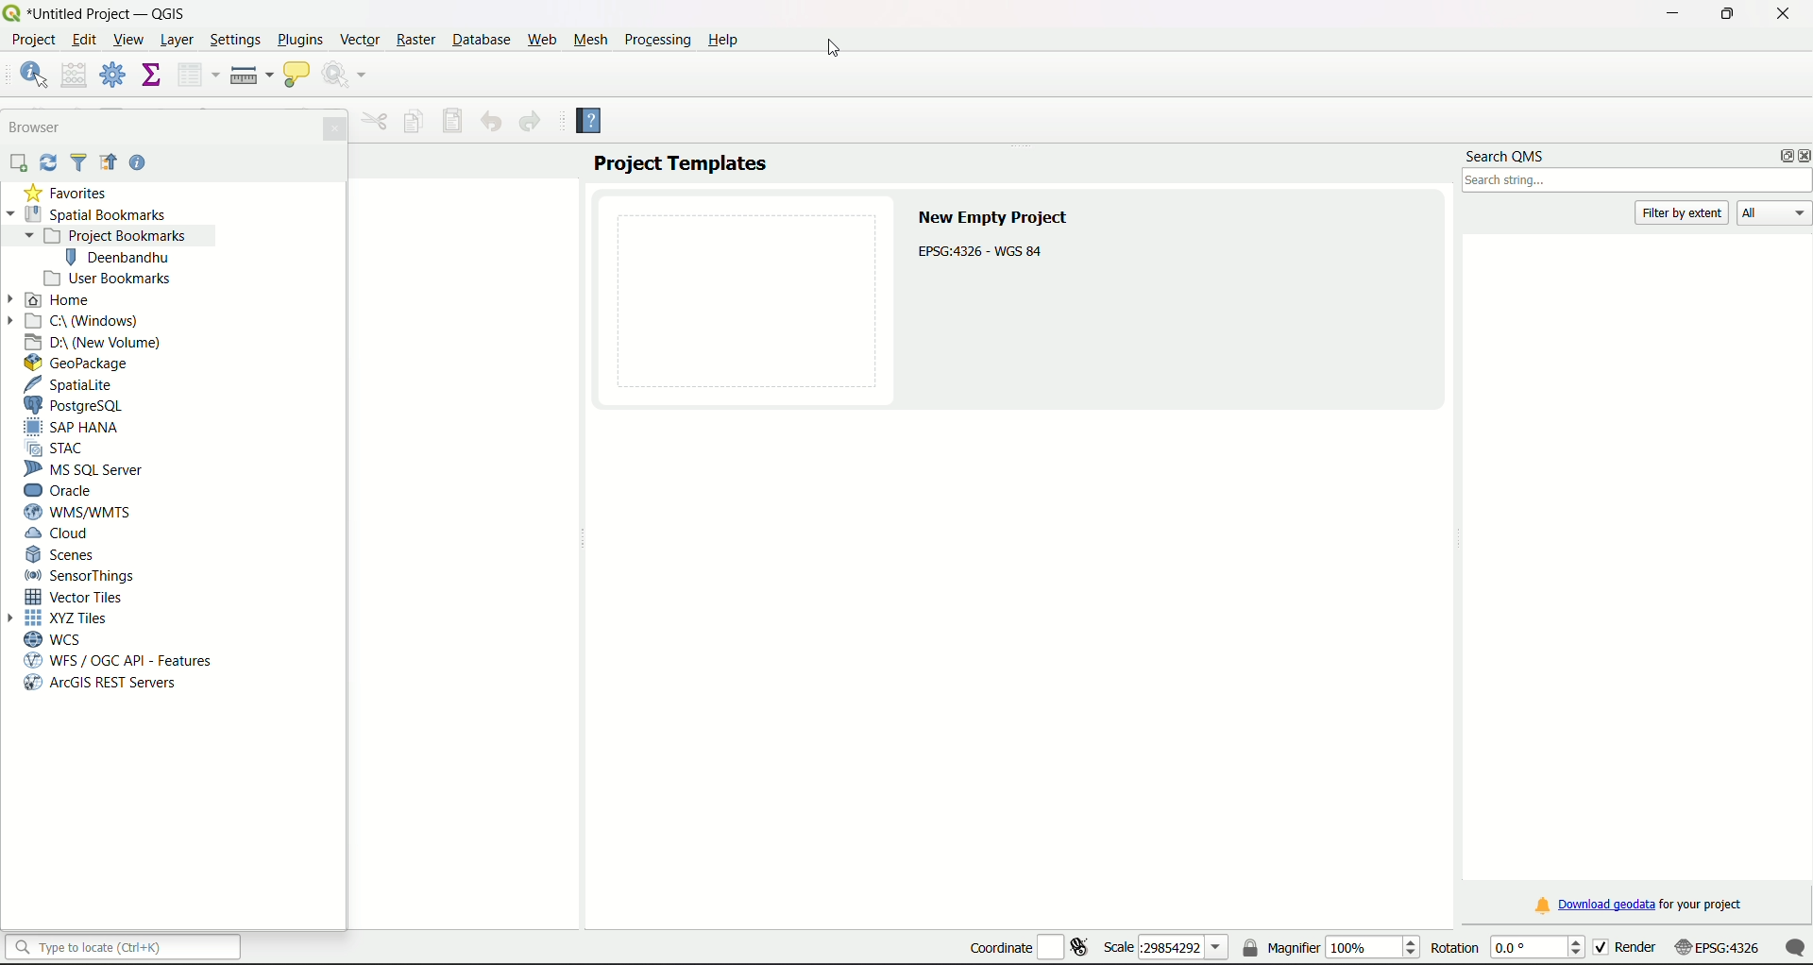 The height and width of the screenshot is (965, 1813). I want to click on Mesh, so click(591, 40).